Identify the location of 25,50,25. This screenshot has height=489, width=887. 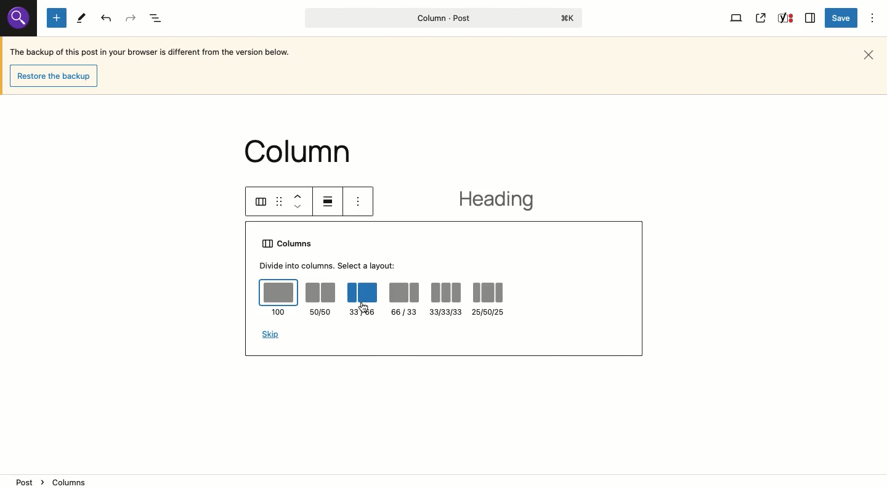
(490, 299).